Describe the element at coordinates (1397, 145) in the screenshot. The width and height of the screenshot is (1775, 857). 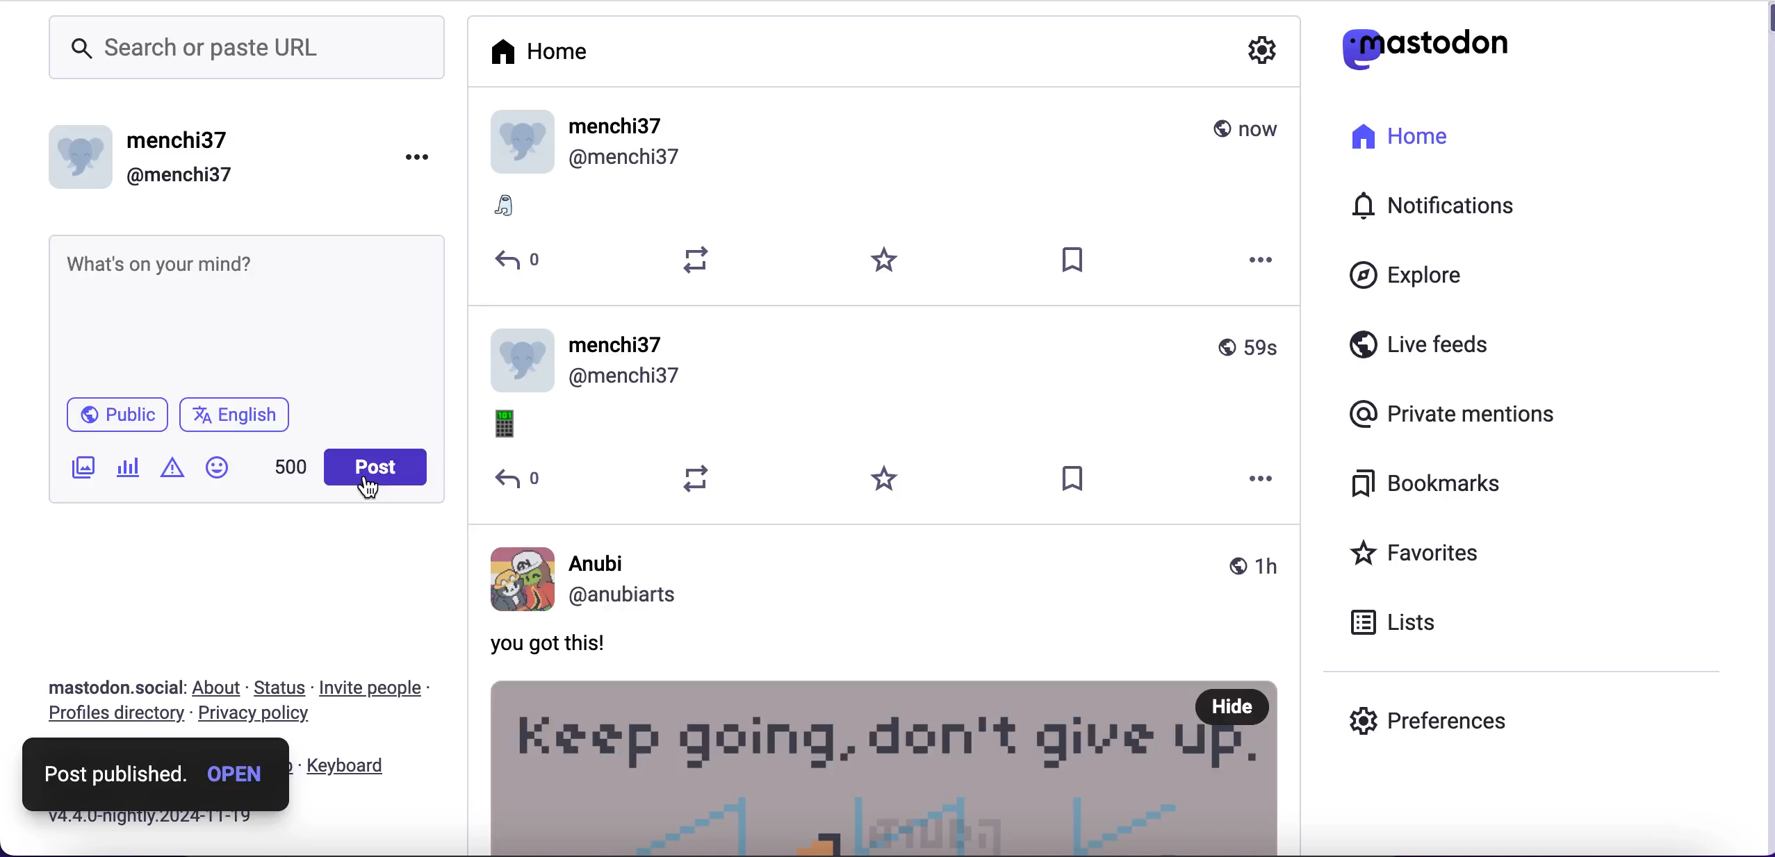
I see `home` at that location.